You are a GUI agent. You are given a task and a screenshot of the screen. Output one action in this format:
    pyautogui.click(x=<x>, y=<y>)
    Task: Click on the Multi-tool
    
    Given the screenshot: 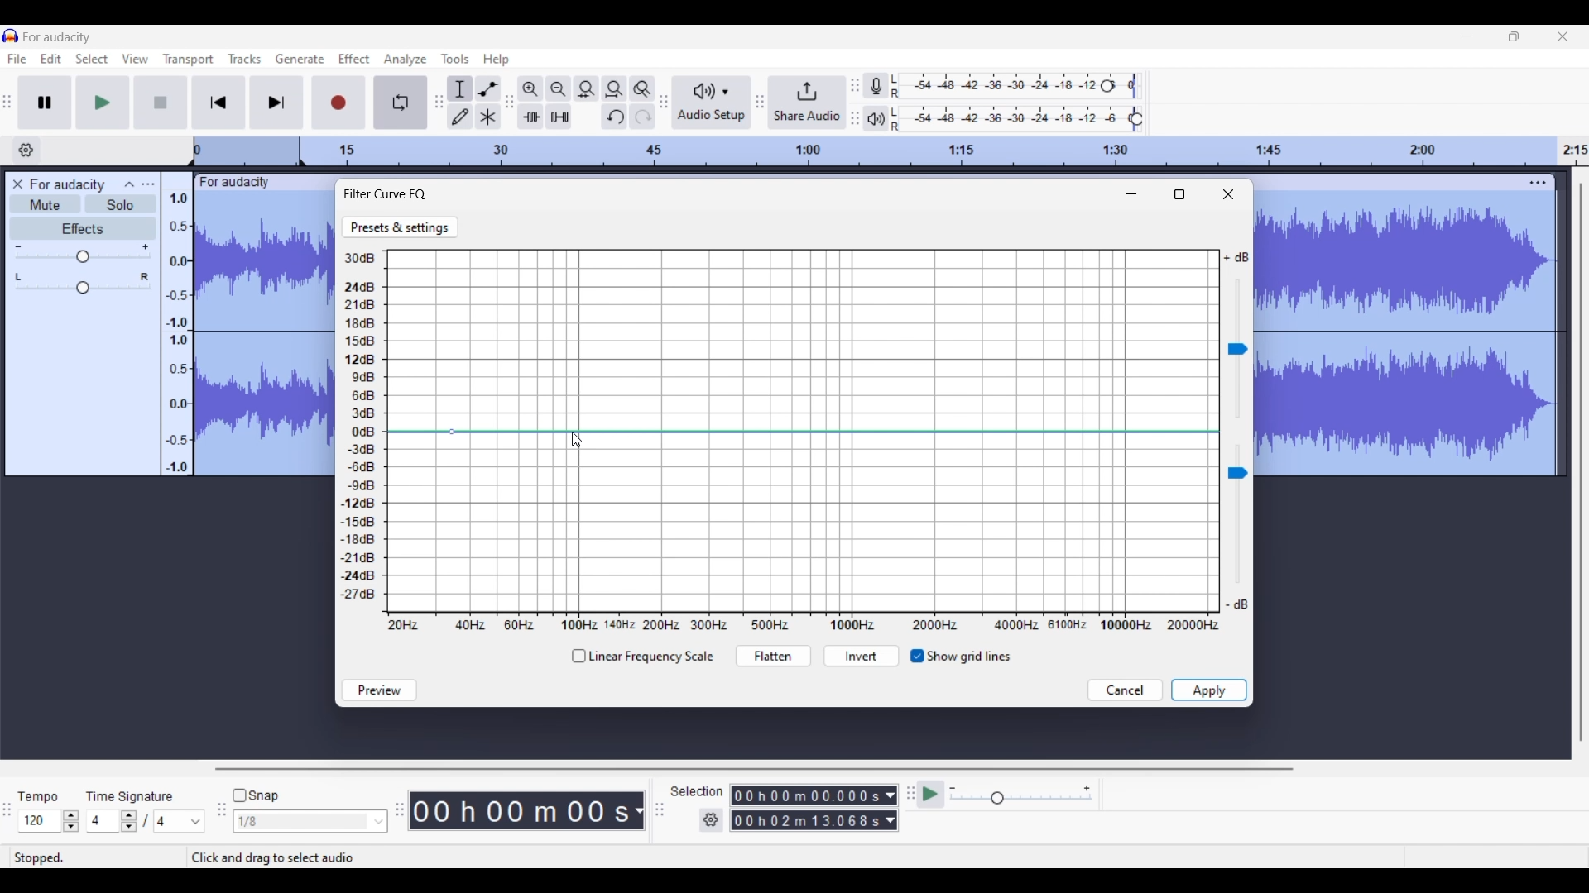 What is the action you would take?
    pyautogui.click(x=487, y=116)
    